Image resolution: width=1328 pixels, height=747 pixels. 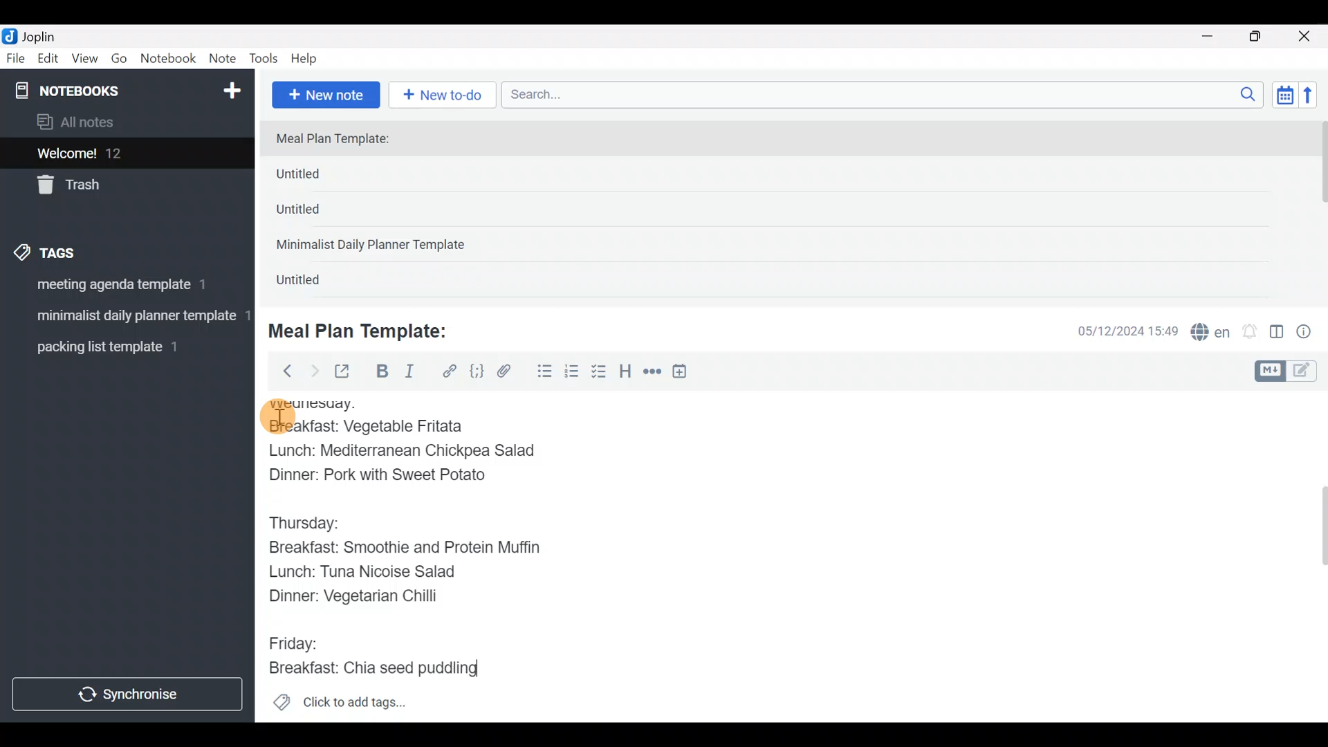 I want to click on Attach file, so click(x=508, y=373).